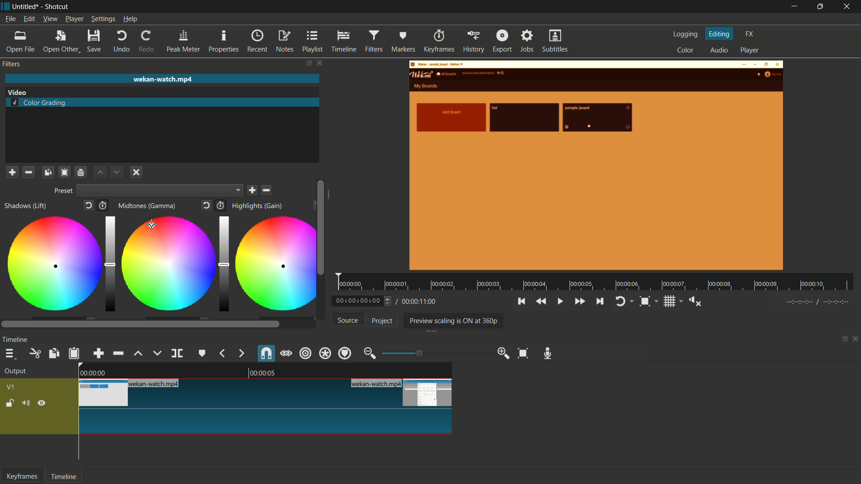 Image resolution: width=861 pixels, height=484 pixels. Describe the element at coordinates (720, 34) in the screenshot. I see `editing` at that location.